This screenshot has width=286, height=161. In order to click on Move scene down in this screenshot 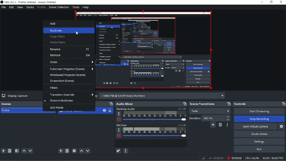, I will do `click(31, 151)`.